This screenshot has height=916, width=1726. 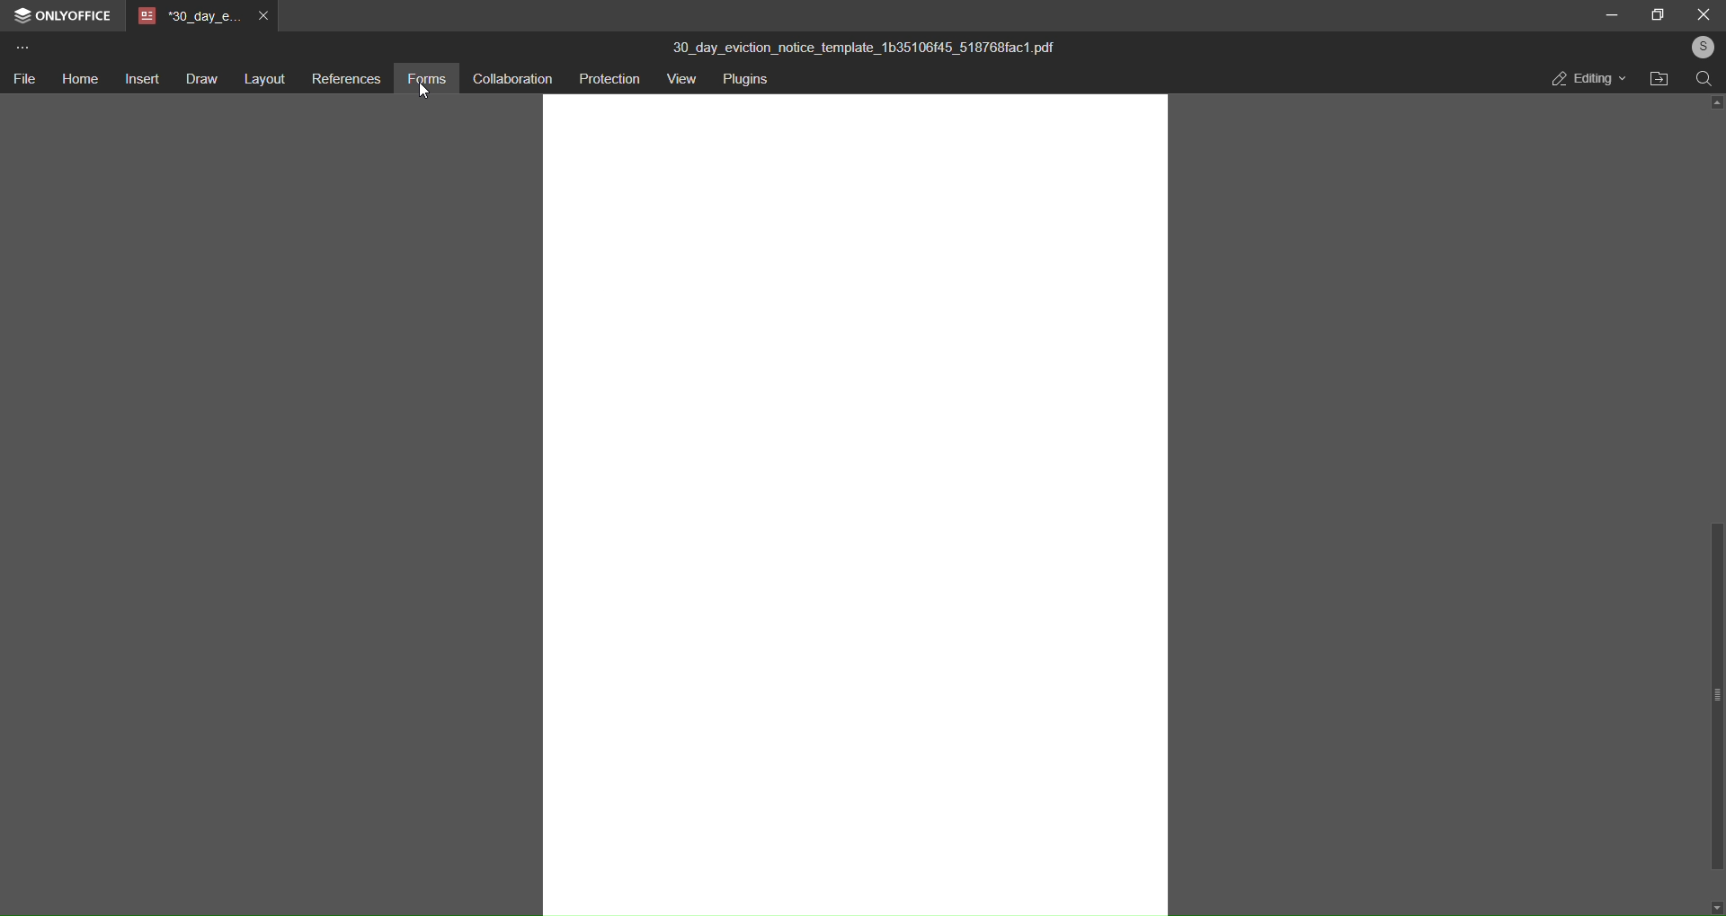 I want to click on forms, so click(x=424, y=78).